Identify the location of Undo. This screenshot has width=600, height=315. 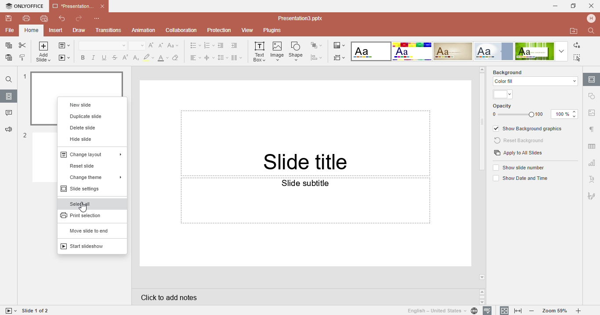
(59, 19).